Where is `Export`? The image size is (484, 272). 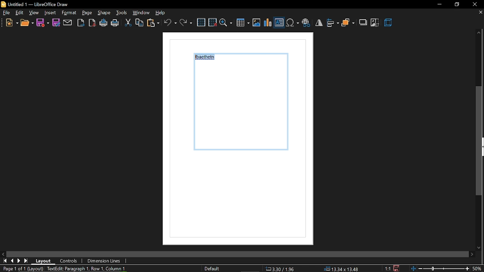
Export is located at coordinates (81, 22).